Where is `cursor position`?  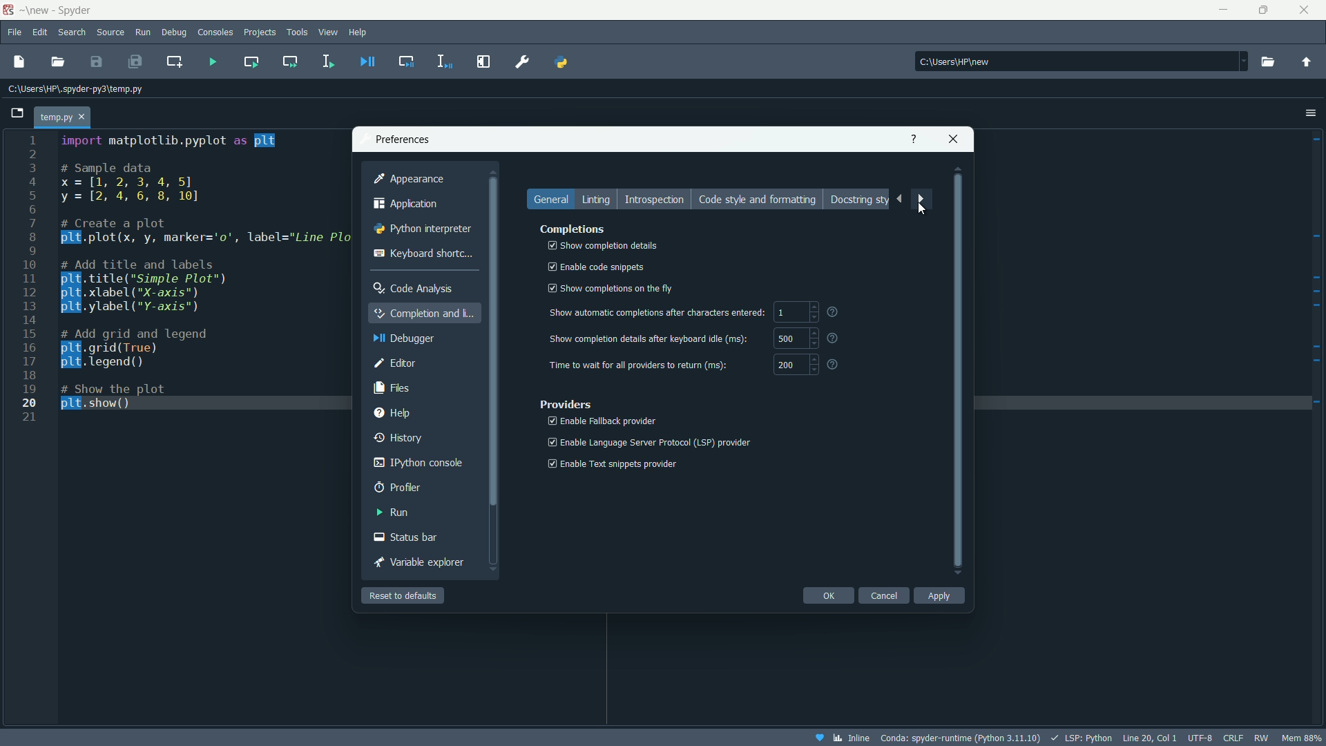
cursor position is located at coordinates (1150, 737).